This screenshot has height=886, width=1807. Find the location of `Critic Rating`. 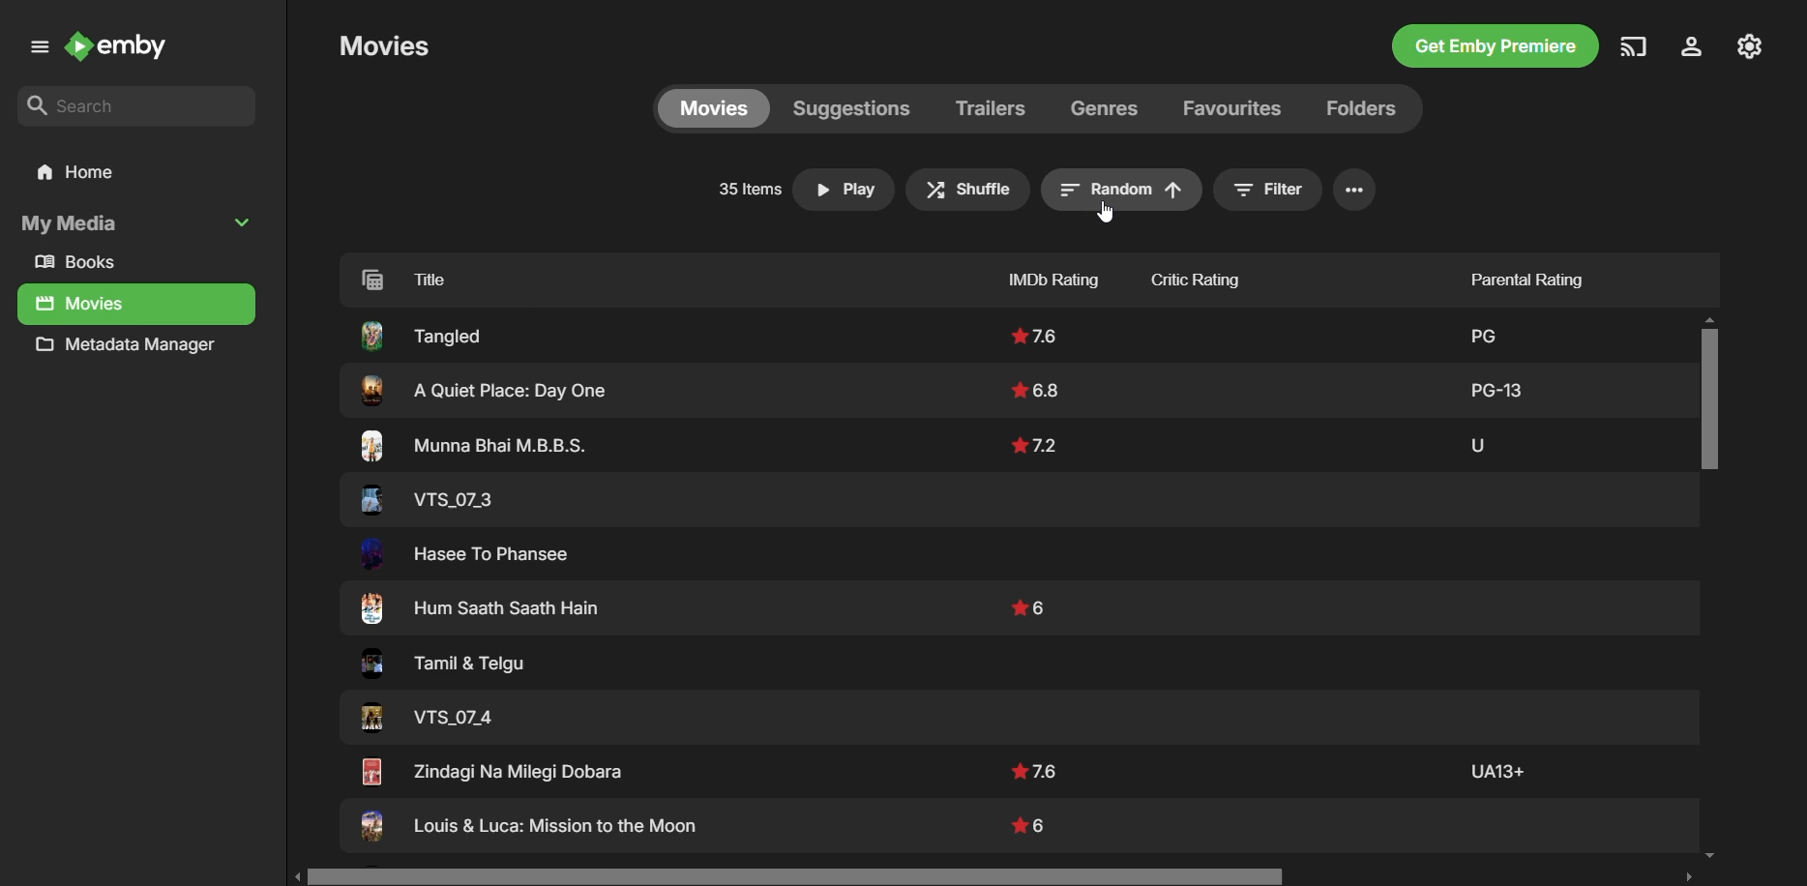

Critic Rating is located at coordinates (1230, 276).